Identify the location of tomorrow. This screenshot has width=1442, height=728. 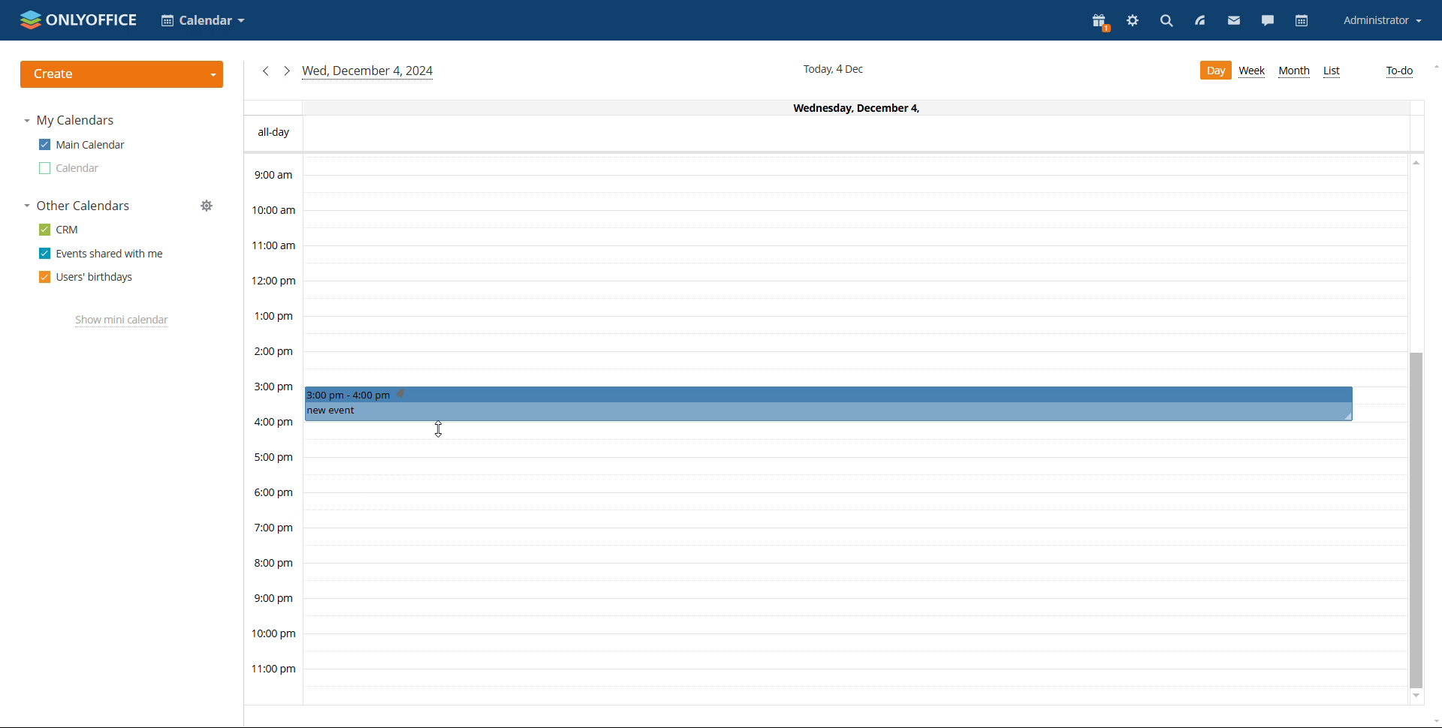
(286, 70).